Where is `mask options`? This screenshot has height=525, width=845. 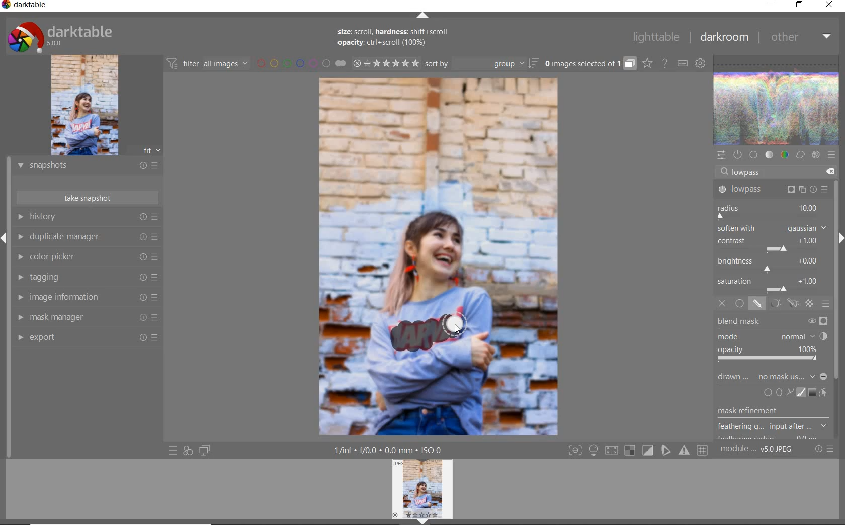
mask options is located at coordinates (782, 304).